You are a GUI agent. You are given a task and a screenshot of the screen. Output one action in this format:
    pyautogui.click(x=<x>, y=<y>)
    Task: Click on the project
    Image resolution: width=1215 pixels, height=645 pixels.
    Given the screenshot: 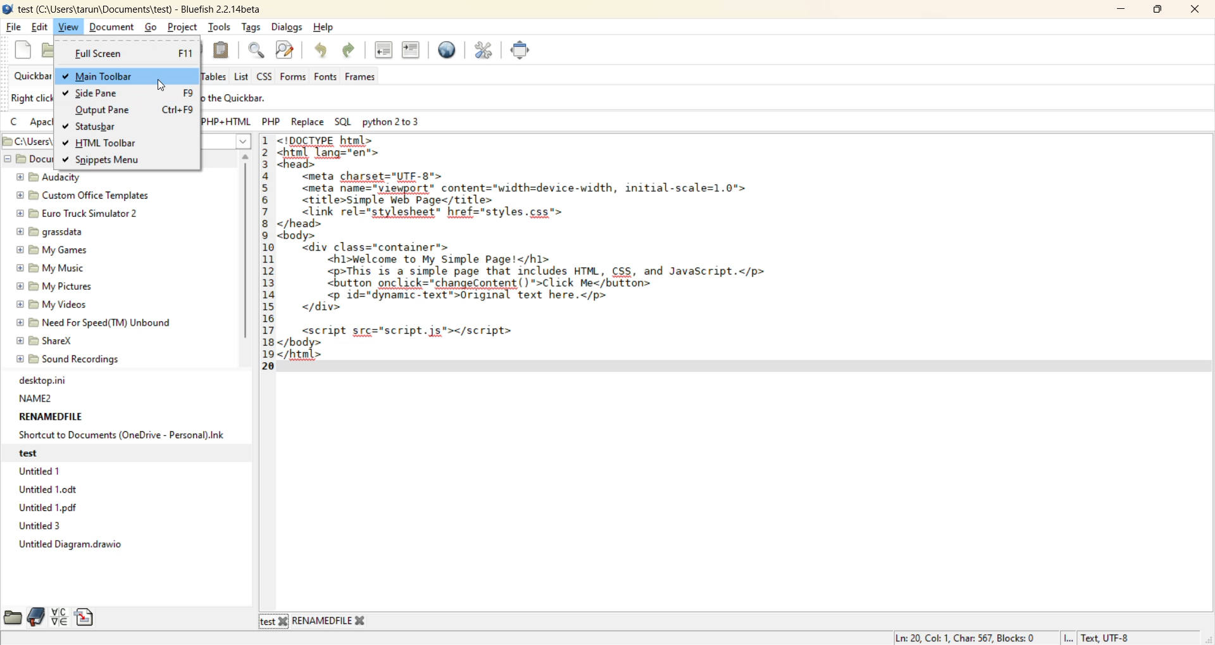 What is the action you would take?
    pyautogui.click(x=185, y=27)
    